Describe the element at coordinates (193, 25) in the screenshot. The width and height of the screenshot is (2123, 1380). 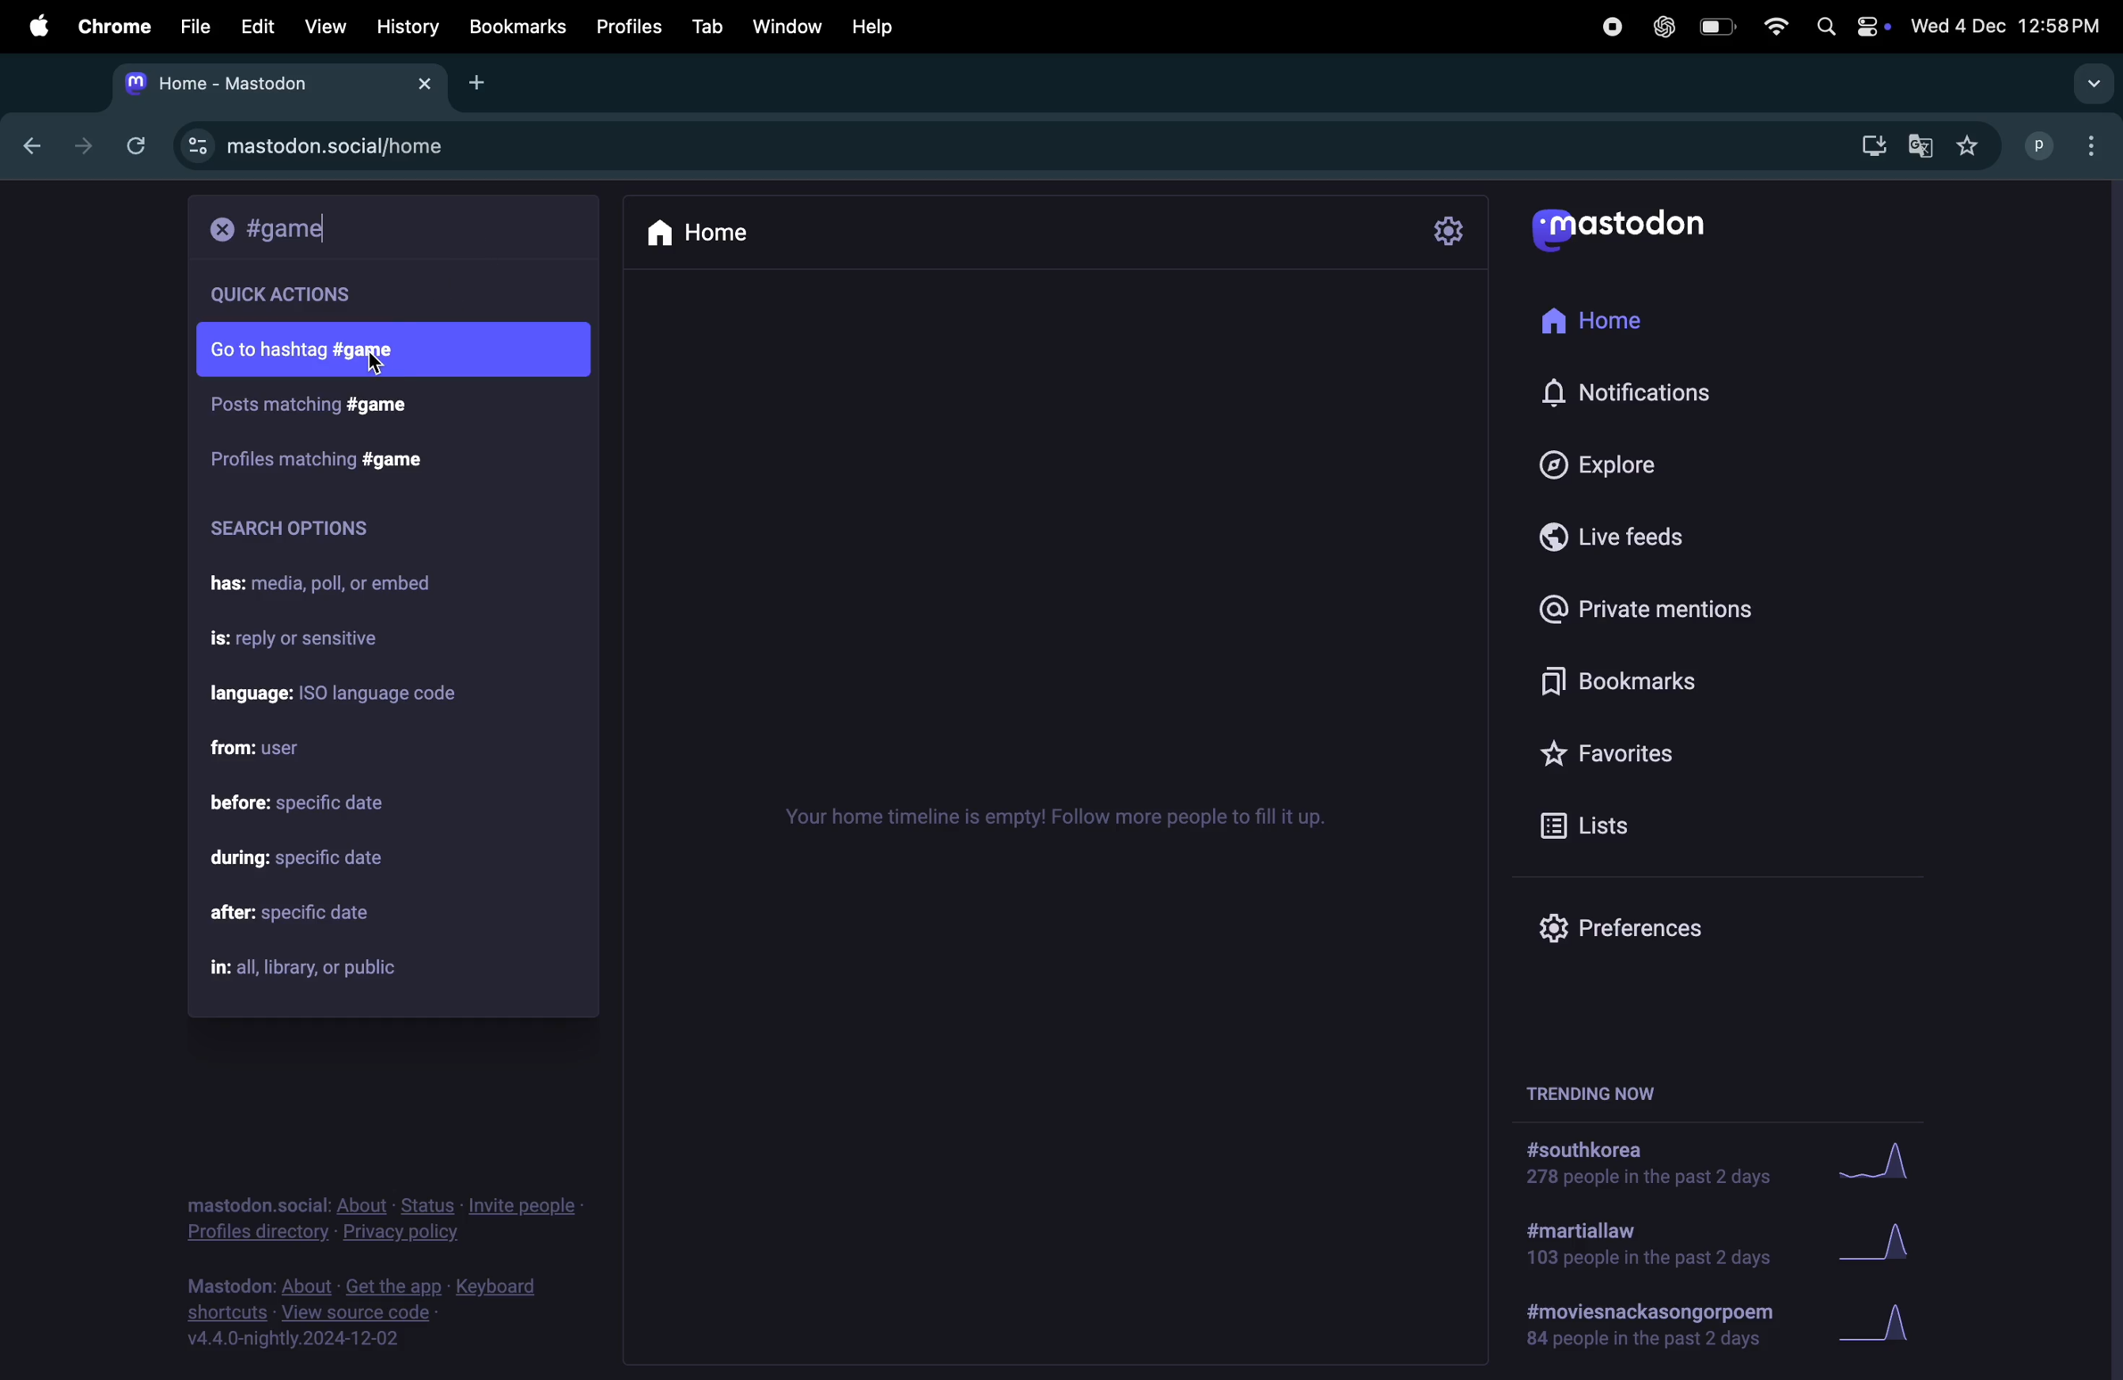
I see `file` at that location.